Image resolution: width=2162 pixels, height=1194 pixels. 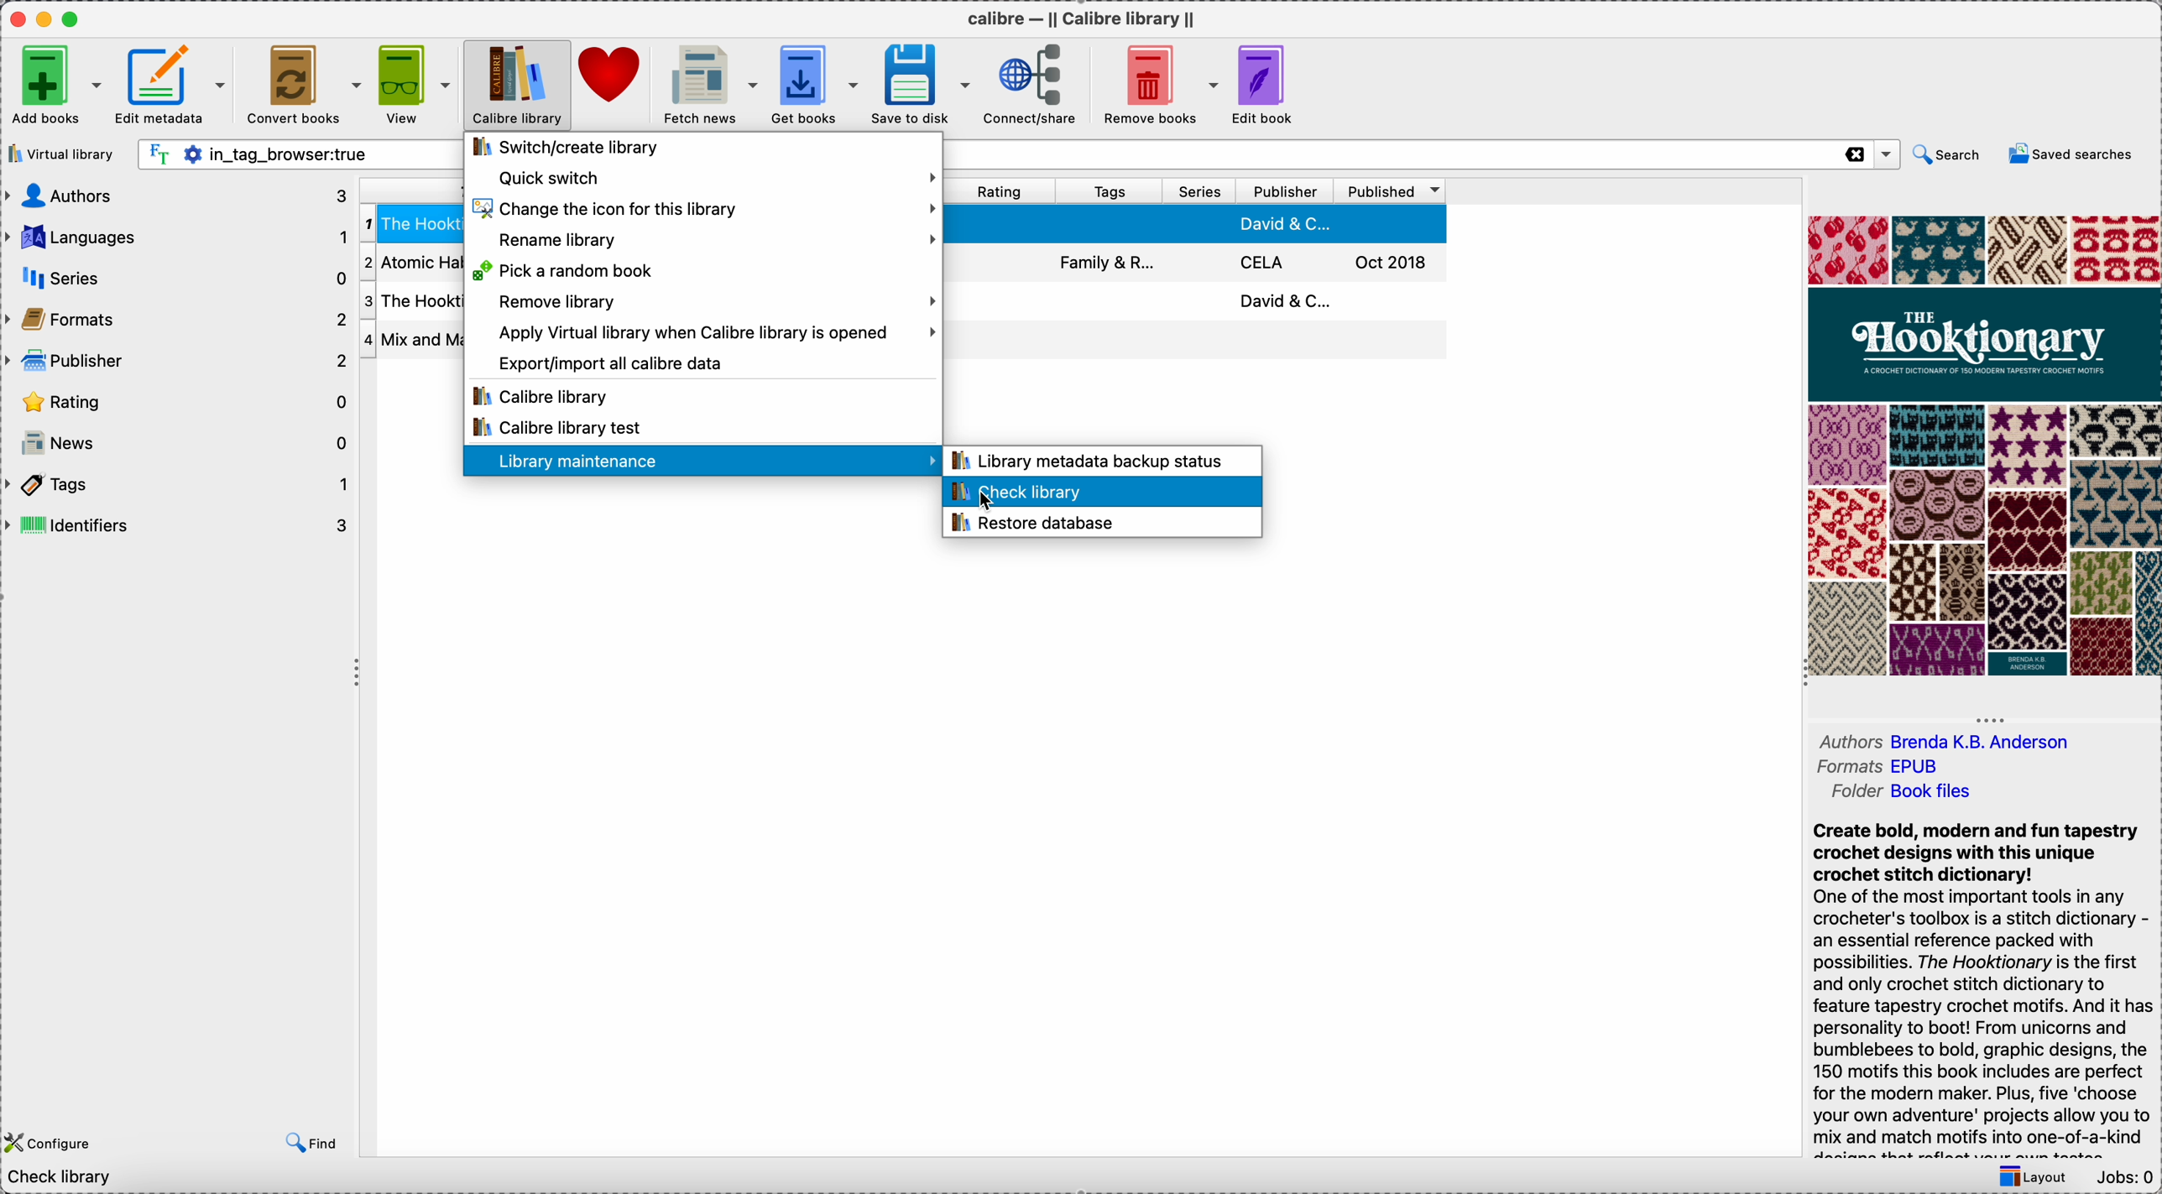 I want to click on second book, so click(x=1205, y=263).